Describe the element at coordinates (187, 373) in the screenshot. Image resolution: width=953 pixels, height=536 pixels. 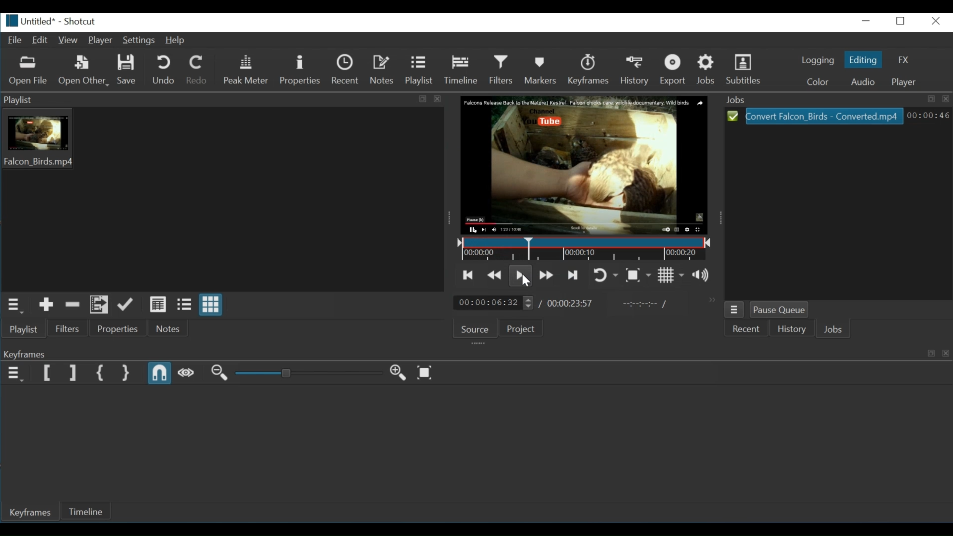
I see `Scrub while dragging` at that location.